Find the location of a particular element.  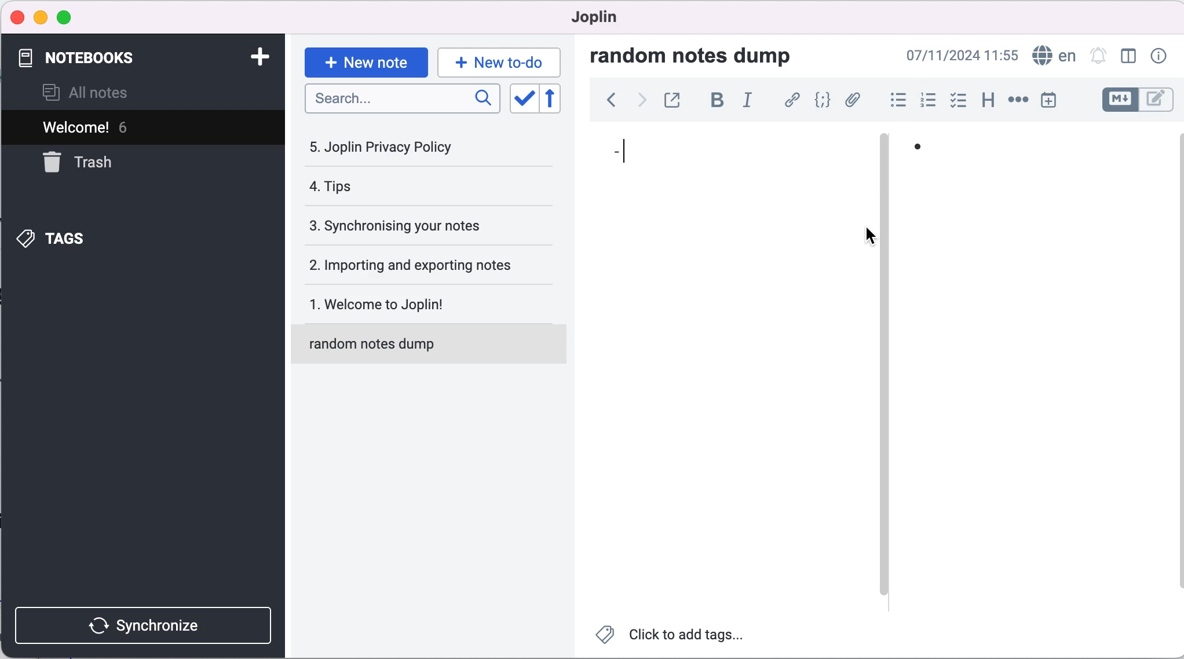

click to add tags is located at coordinates (675, 637).